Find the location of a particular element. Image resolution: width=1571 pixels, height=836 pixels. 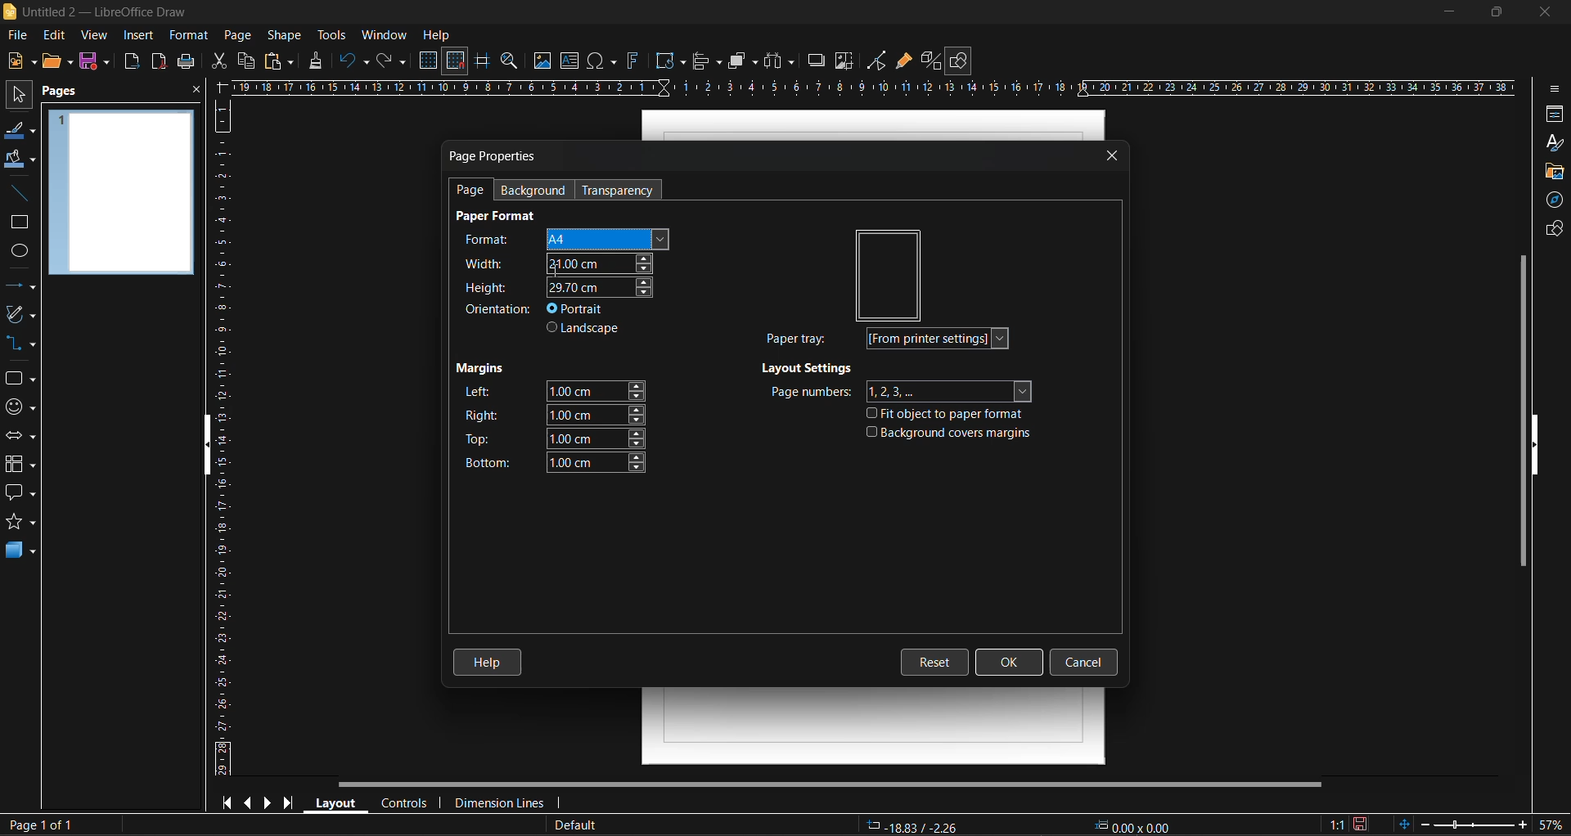

shapes is located at coordinates (1552, 231).